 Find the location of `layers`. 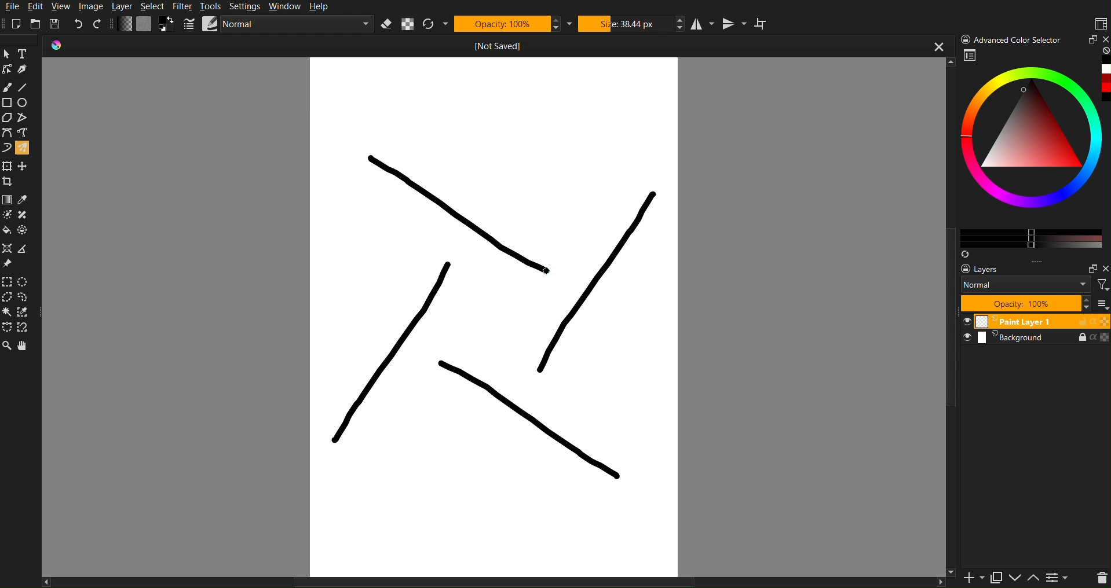

layers is located at coordinates (989, 269).